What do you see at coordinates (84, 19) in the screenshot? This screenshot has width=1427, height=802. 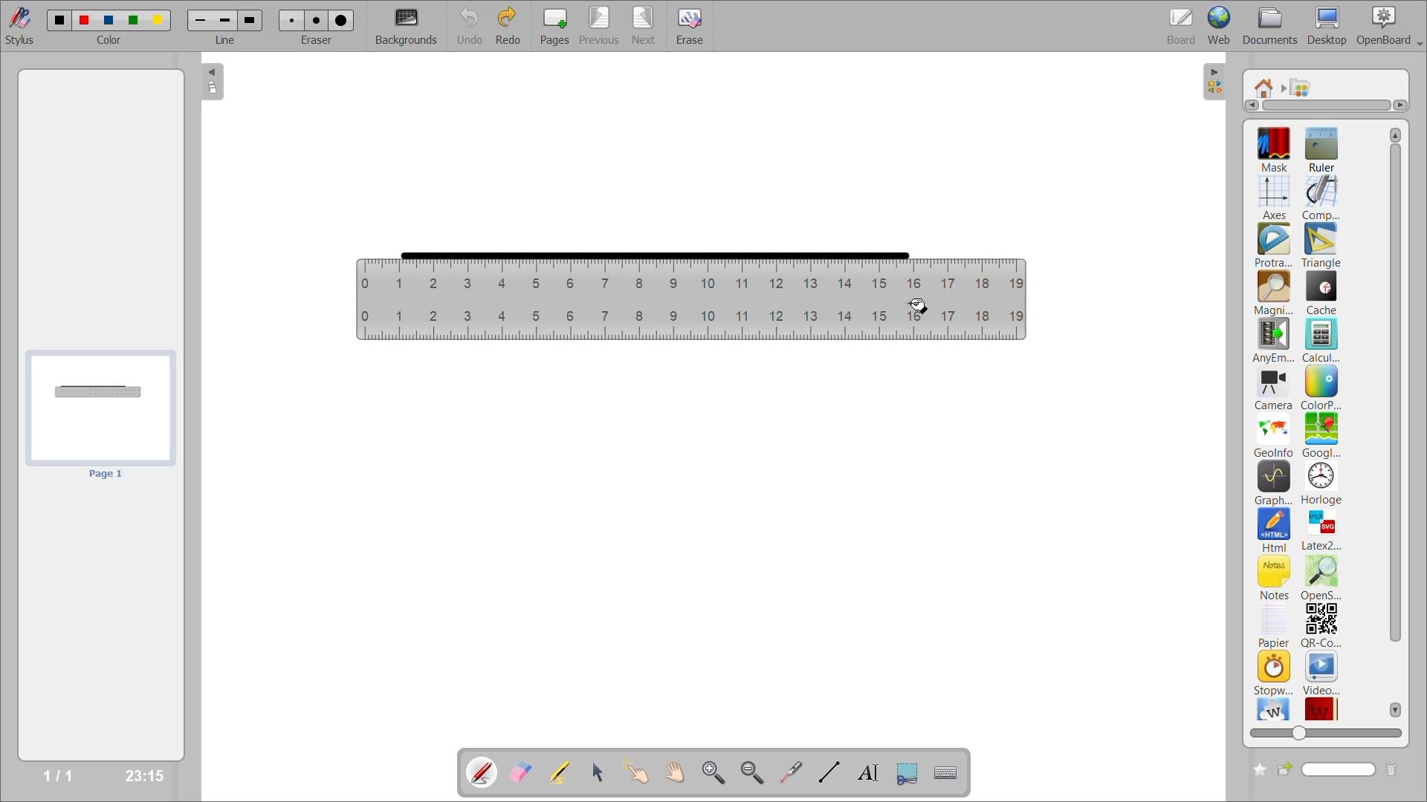 I see `color 2` at bounding box center [84, 19].